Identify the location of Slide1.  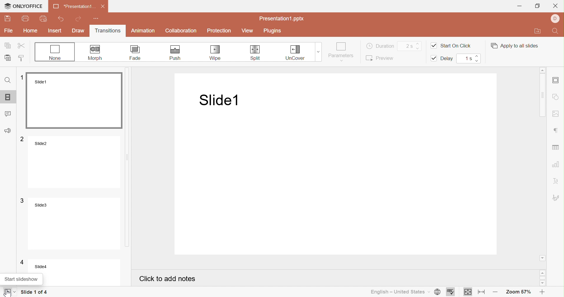
(72, 100).